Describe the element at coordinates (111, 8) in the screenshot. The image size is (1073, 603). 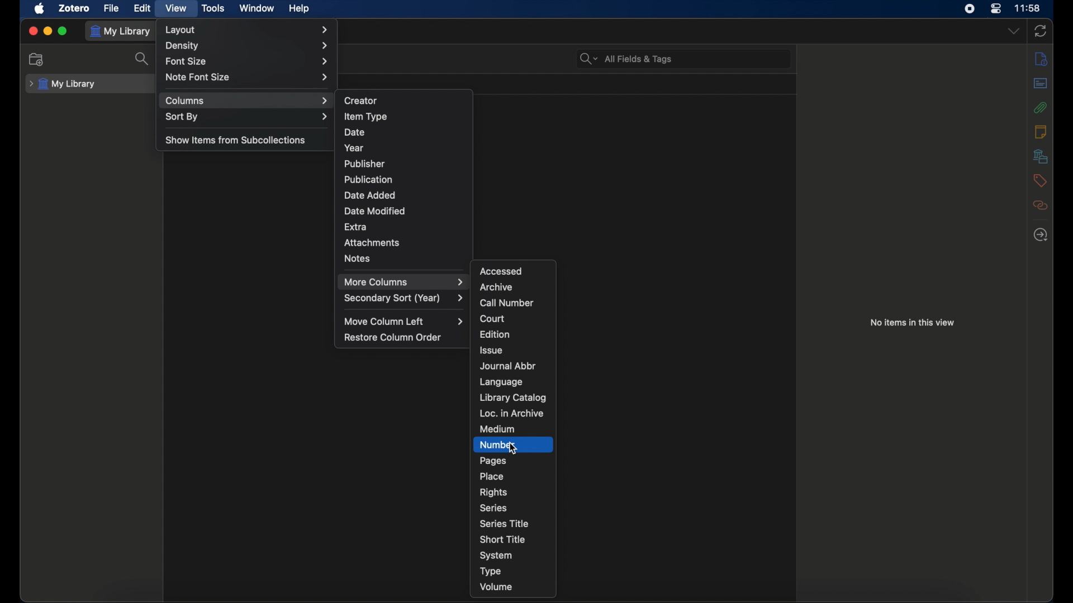
I see `file` at that location.